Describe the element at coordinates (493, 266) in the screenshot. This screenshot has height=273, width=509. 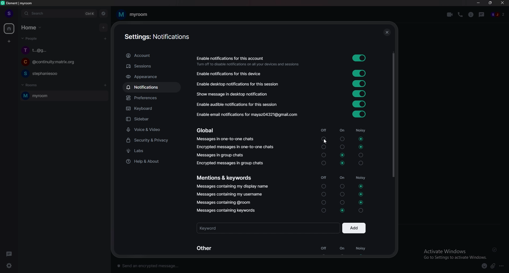
I see `attachment` at that location.